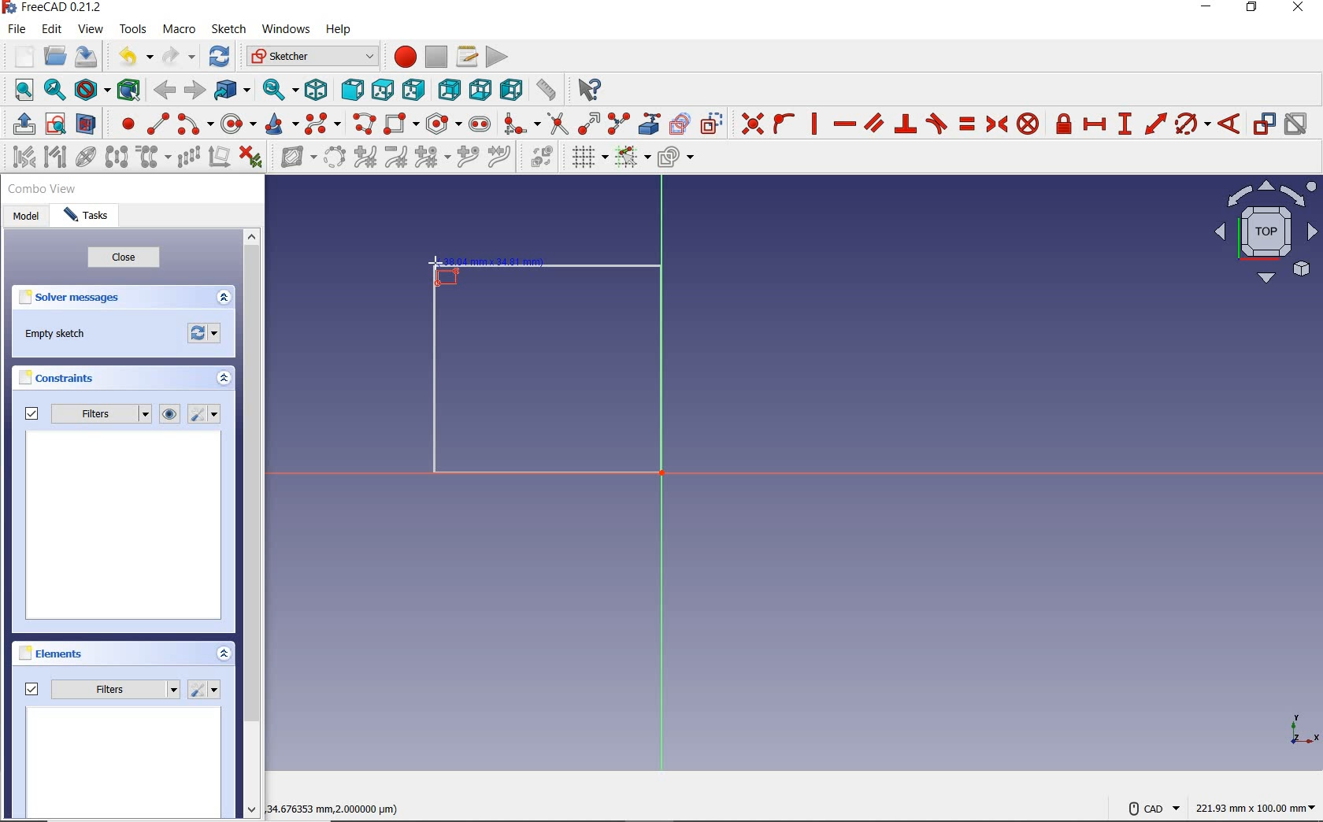 Image resolution: width=1323 pixels, height=822 pixels. Describe the element at coordinates (679, 160) in the screenshot. I see `configure rendering order` at that location.